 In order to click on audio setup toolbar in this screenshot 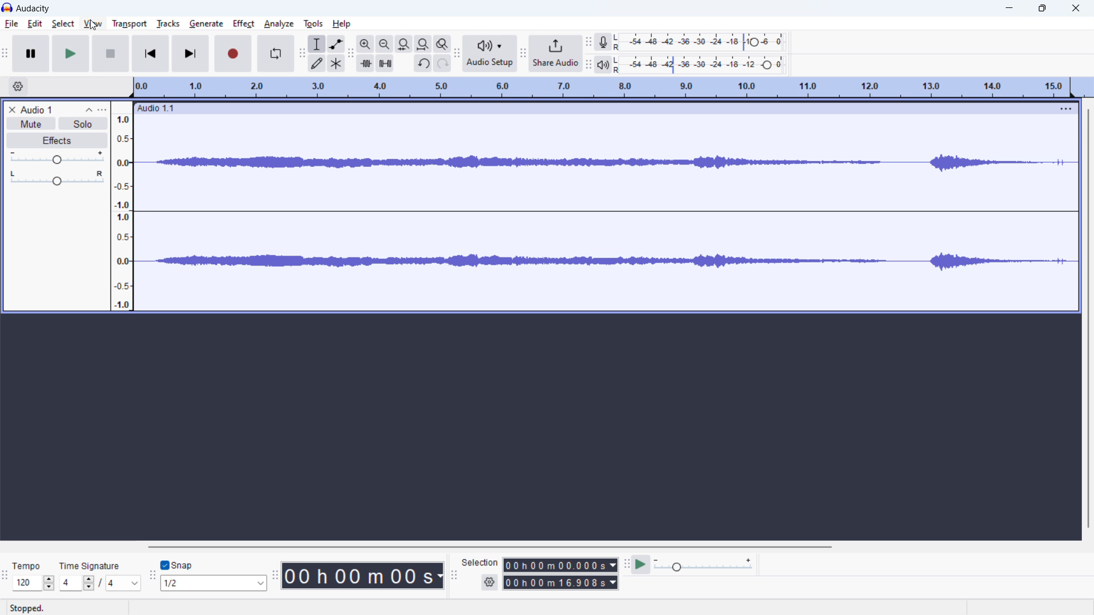, I will do `click(458, 53)`.